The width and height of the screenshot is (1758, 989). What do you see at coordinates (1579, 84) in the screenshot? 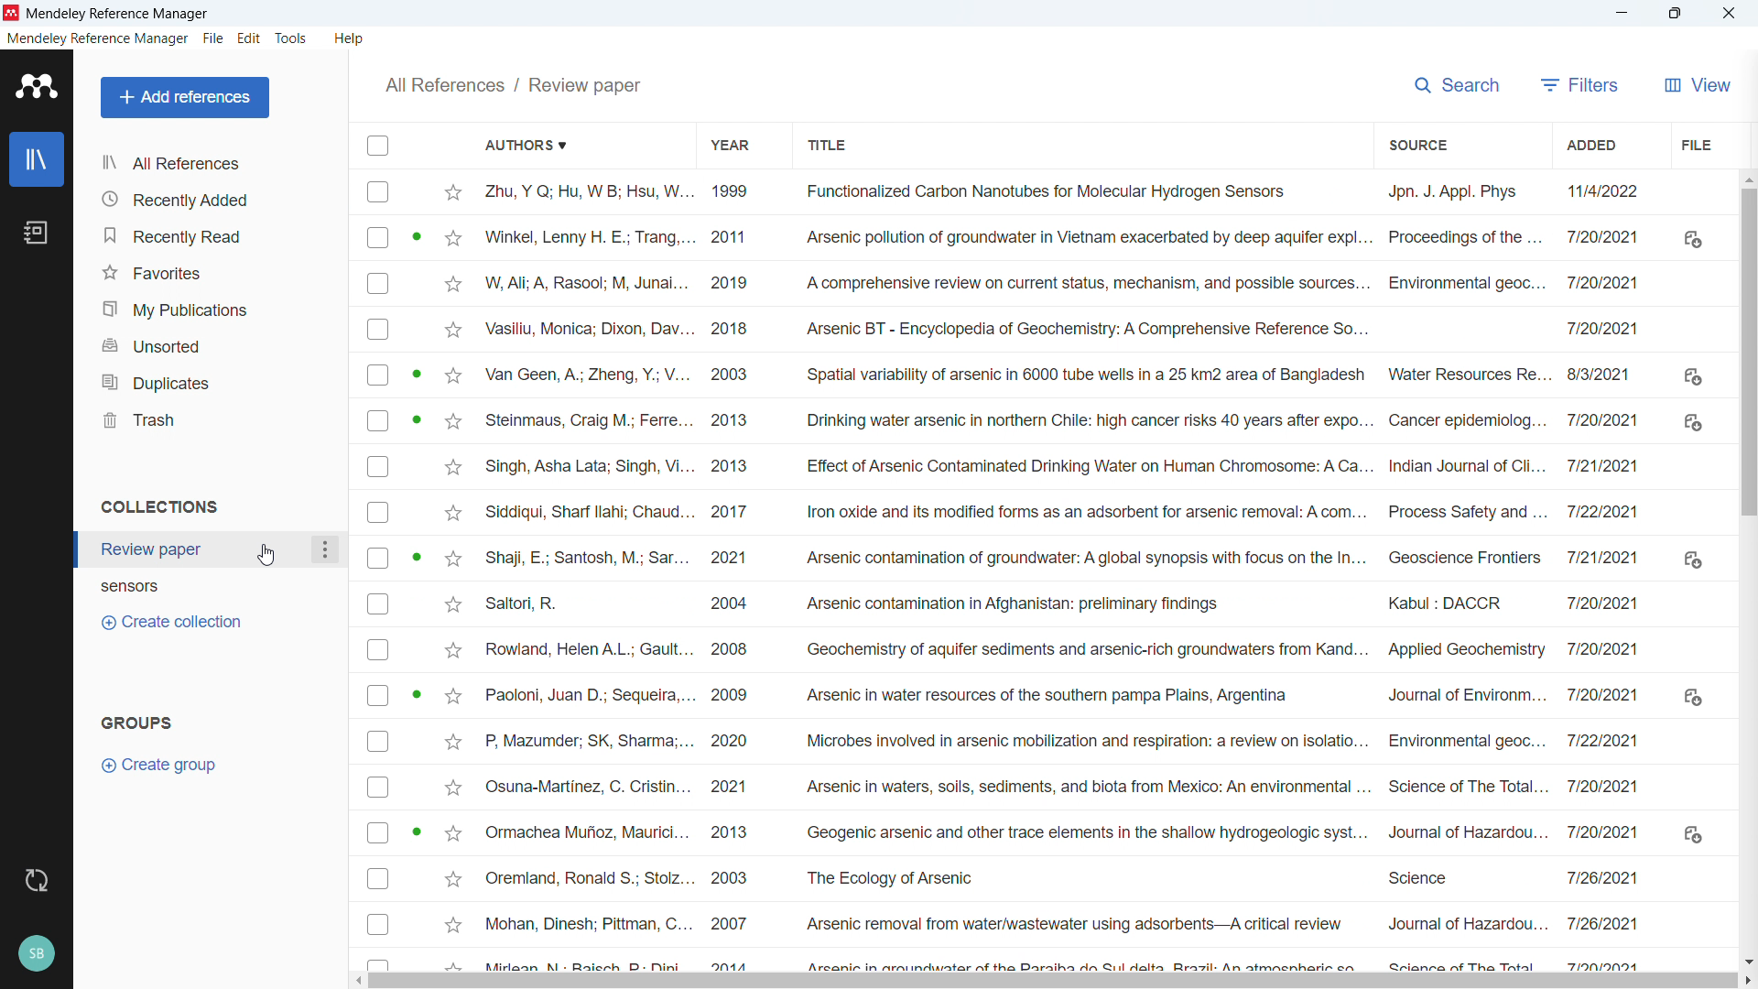
I see `filters` at bounding box center [1579, 84].